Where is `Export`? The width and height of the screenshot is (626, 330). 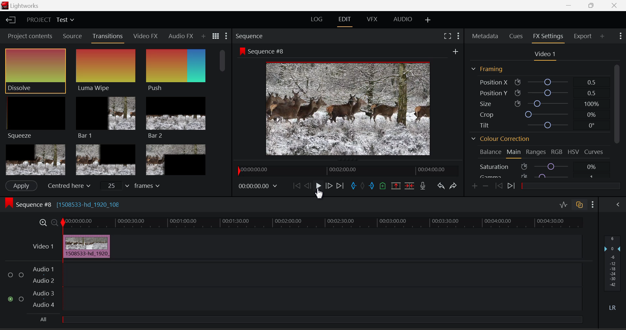
Export is located at coordinates (584, 36).